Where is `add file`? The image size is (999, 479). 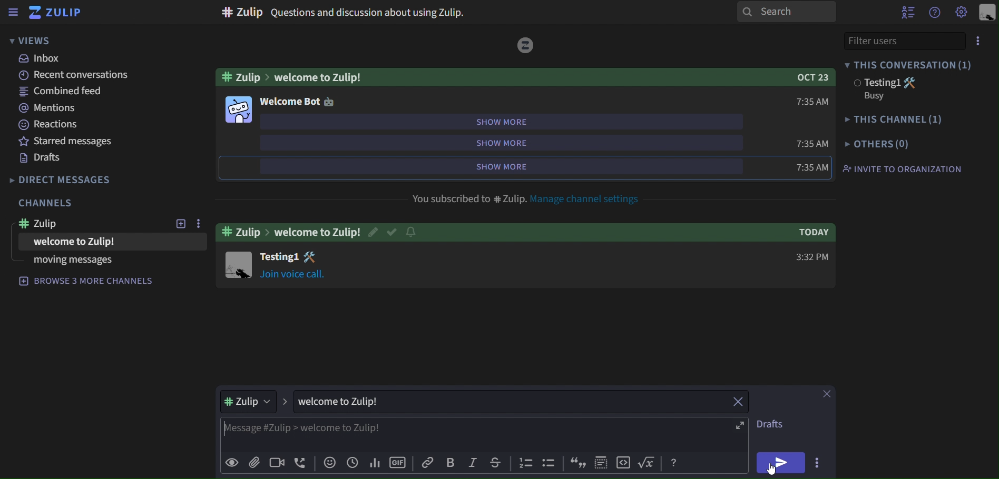 add file is located at coordinates (256, 463).